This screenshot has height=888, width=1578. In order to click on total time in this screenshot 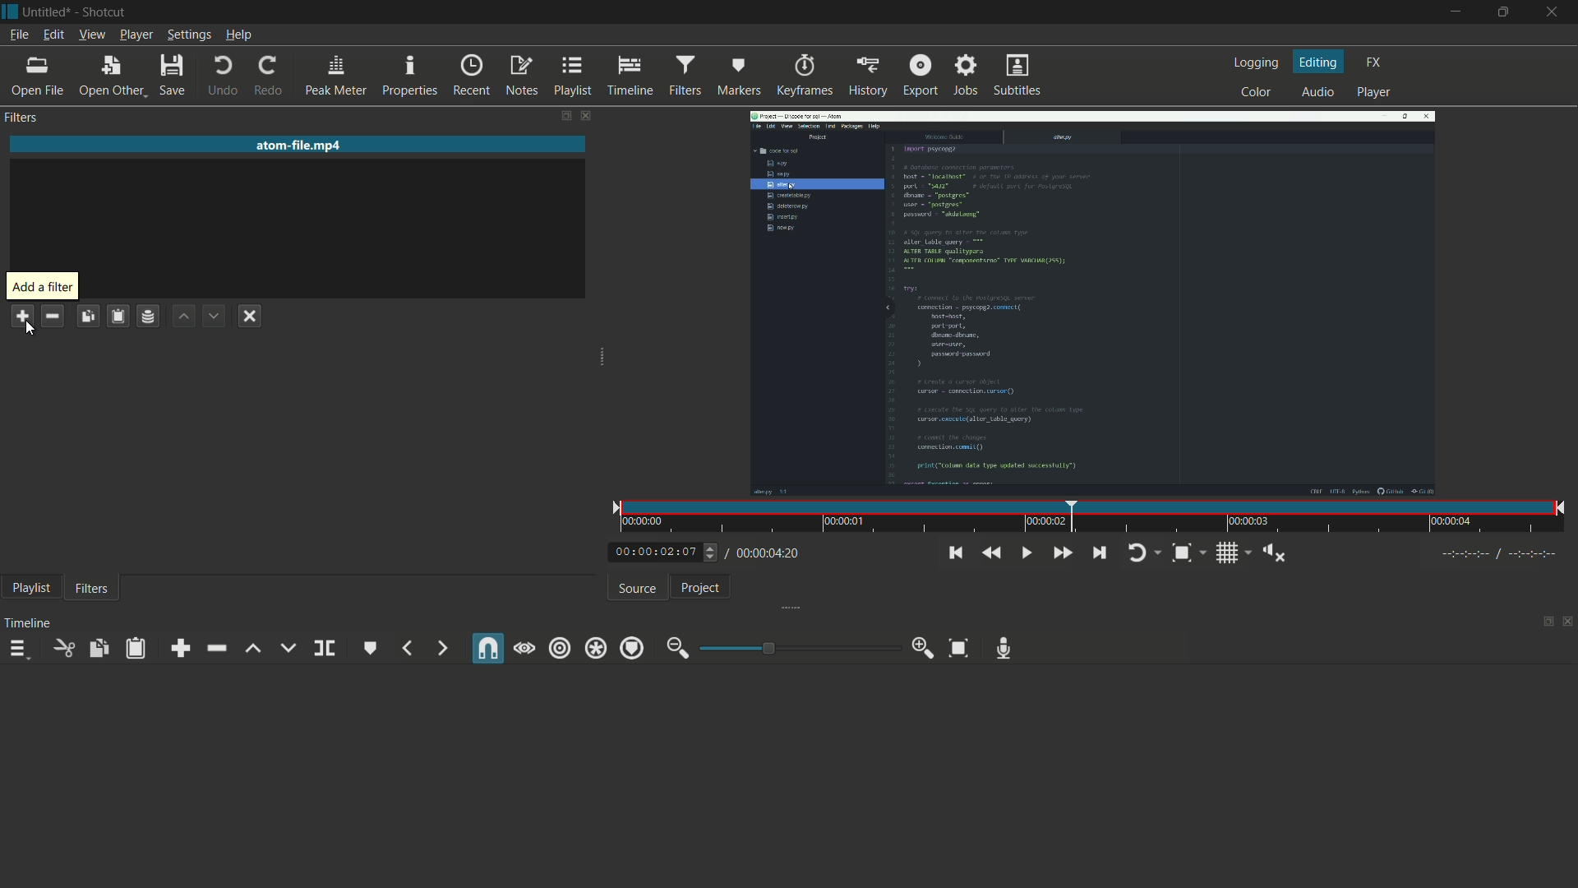, I will do `click(762, 553)`.